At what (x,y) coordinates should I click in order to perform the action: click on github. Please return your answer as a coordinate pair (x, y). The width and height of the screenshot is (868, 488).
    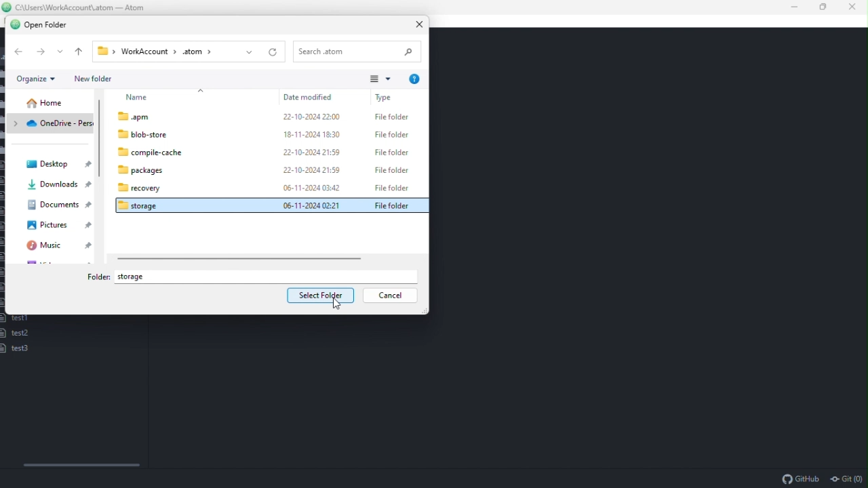
    Looking at the image, I should click on (800, 479).